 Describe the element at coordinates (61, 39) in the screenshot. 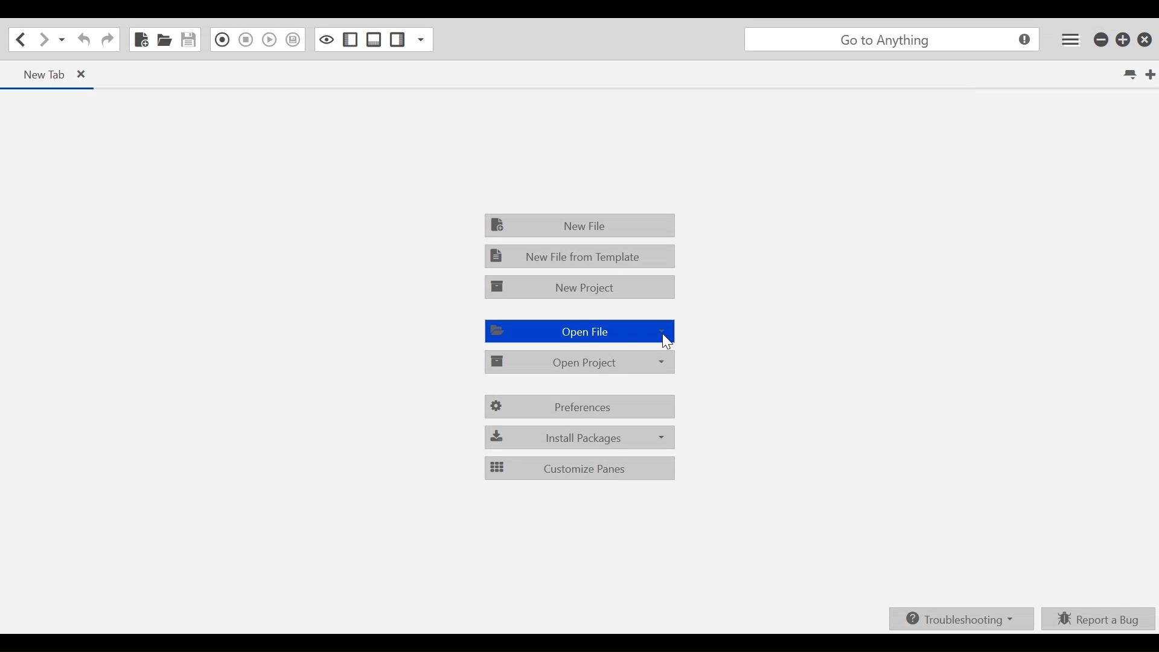

I see `Recent locations` at that location.